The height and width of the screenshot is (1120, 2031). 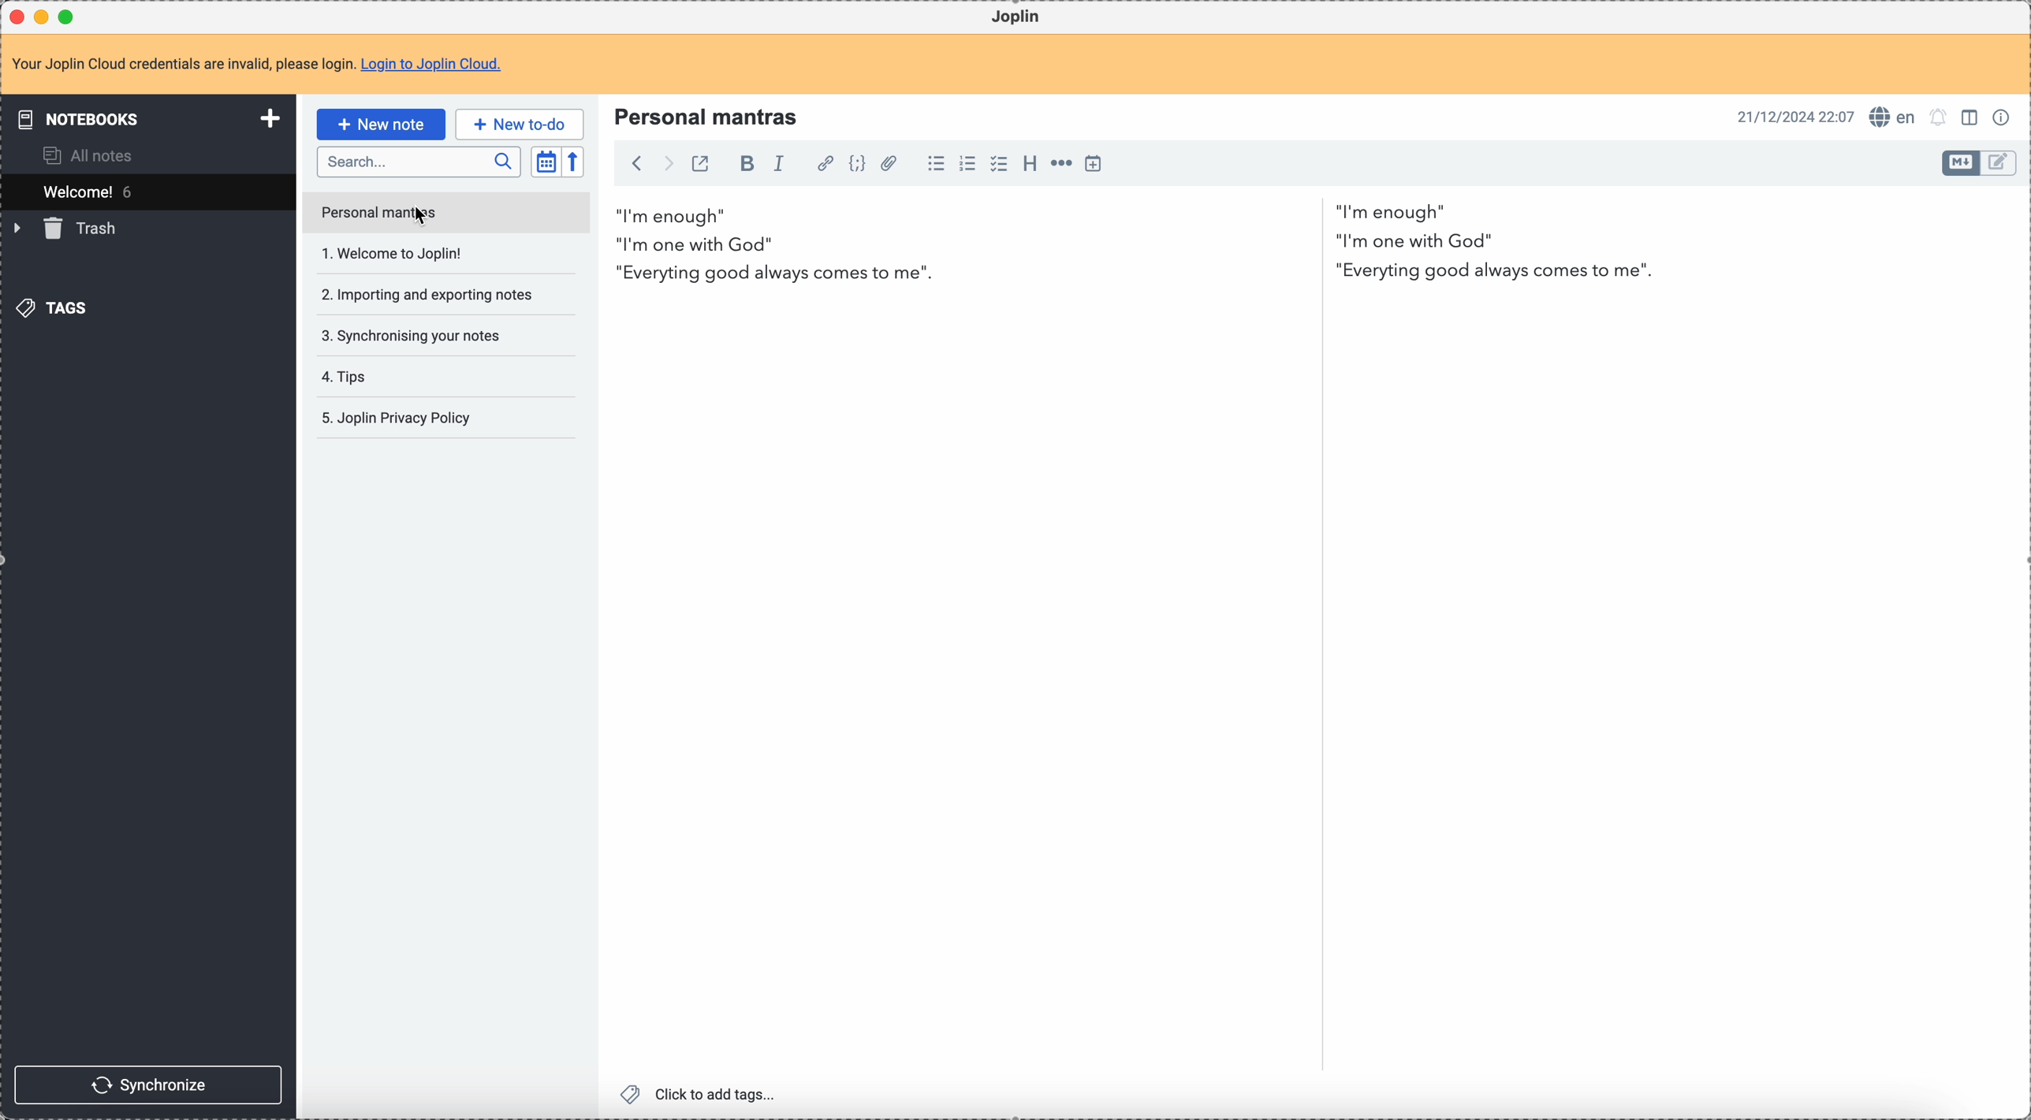 I want to click on click on personal mantras note, so click(x=445, y=212).